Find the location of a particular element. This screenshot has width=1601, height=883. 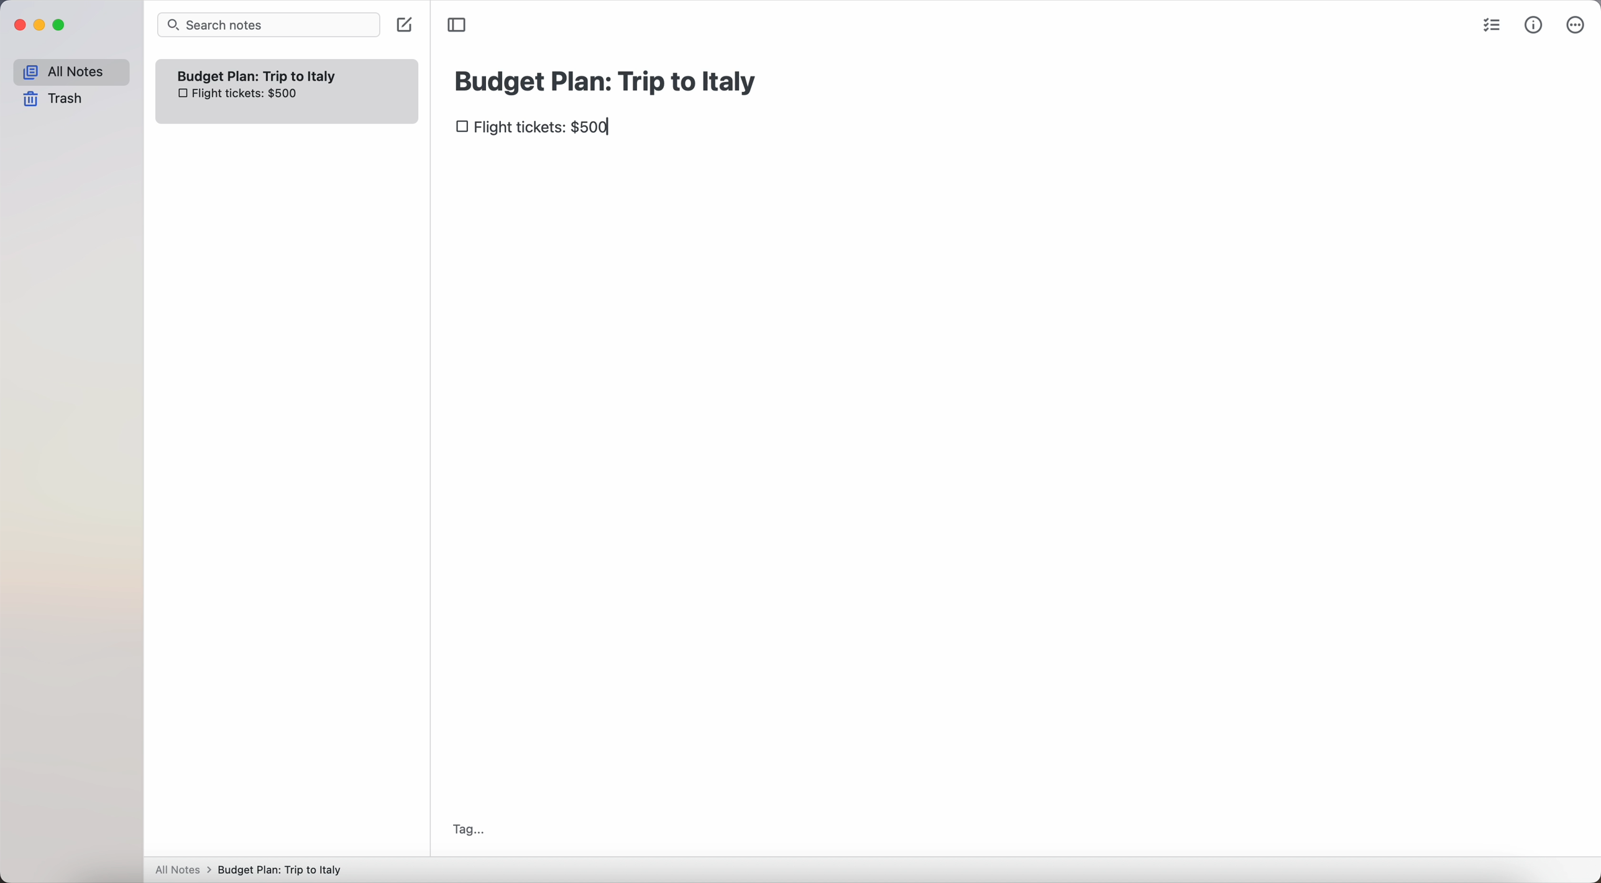

minimize is located at coordinates (43, 25).